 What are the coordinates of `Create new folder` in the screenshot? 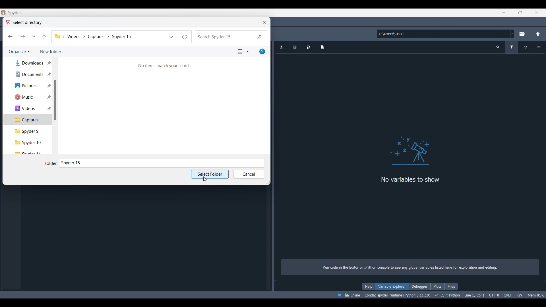 It's located at (50, 52).